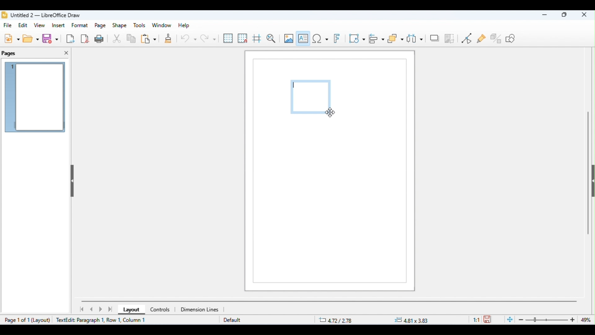 Image resolution: width=595 pixels, height=335 pixels. Describe the element at coordinates (58, 25) in the screenshot. I see `insert` at that location.